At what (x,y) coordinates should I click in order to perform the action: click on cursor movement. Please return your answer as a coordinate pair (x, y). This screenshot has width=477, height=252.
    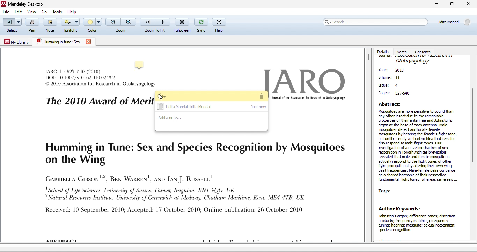
    Looking at the image, I should click on (161, 96).